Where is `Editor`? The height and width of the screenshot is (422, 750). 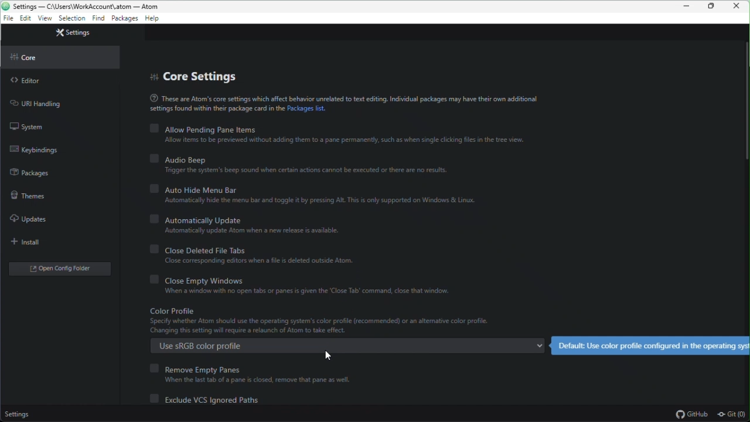
Editor is located at coordinates (29, 81).